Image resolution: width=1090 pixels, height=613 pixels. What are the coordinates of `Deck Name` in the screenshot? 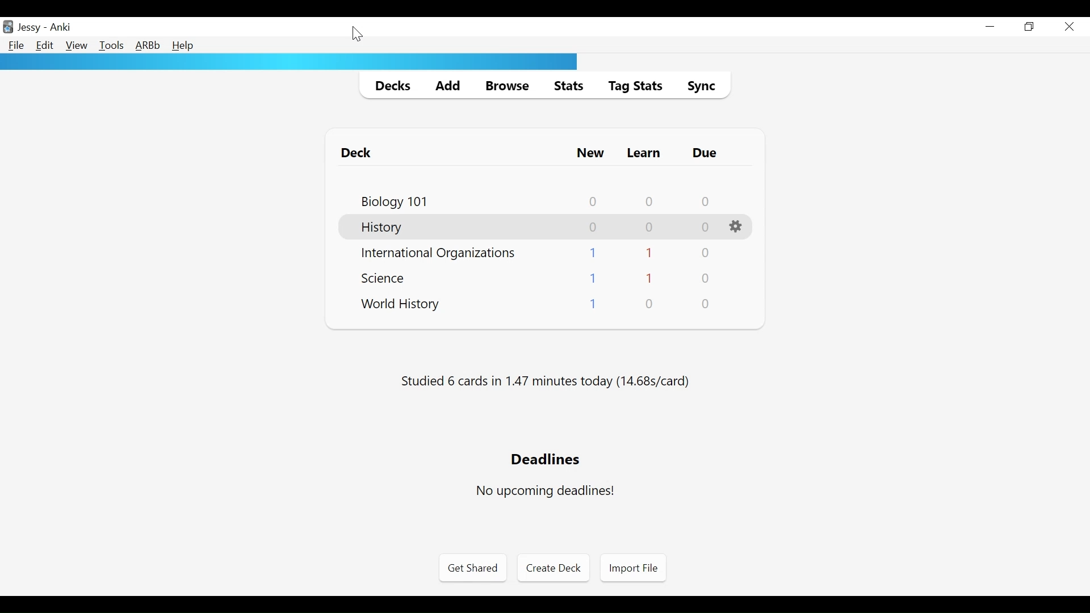 It's located at (383, 280).